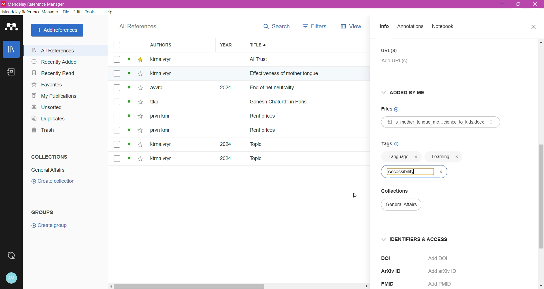  Describe the element at coordinates (127, 75) in the screenshot. I see `dot ` at that location.